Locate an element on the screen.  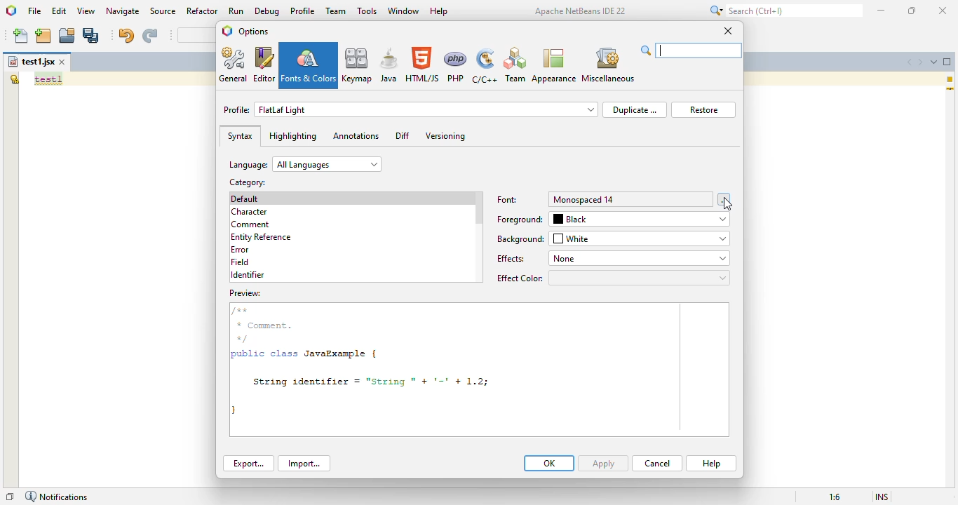
/** is located at coordinates (245, 310).